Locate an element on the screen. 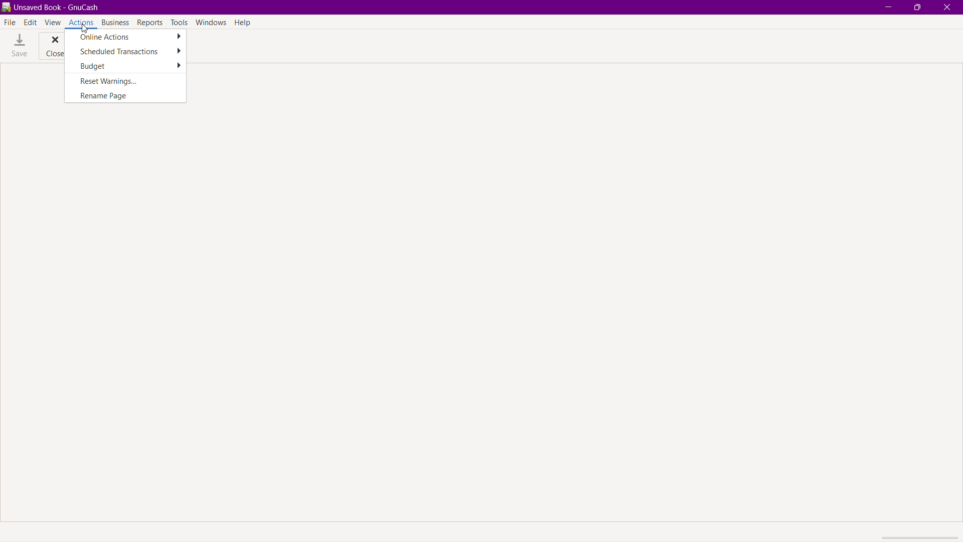 The height and width of the screenshot is (542, 963). Maximize is located at coordinates (915, 7).